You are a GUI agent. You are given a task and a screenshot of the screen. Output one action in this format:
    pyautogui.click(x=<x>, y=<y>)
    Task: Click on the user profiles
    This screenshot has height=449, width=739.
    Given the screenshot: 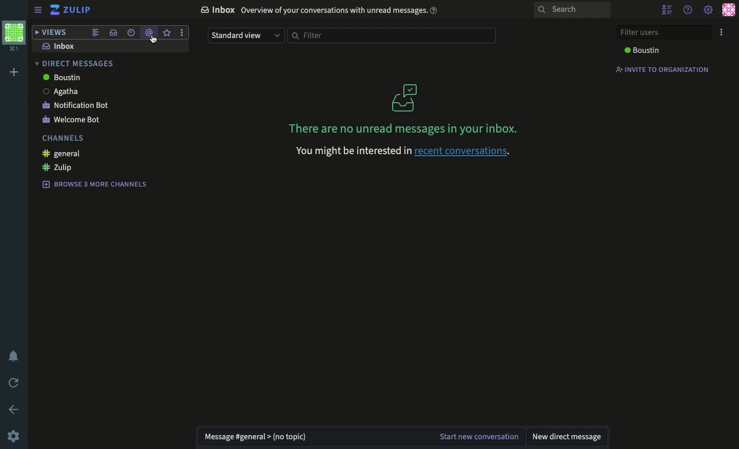 What is the action you would take?
    pyautogui.click(x=729, y=10)
    